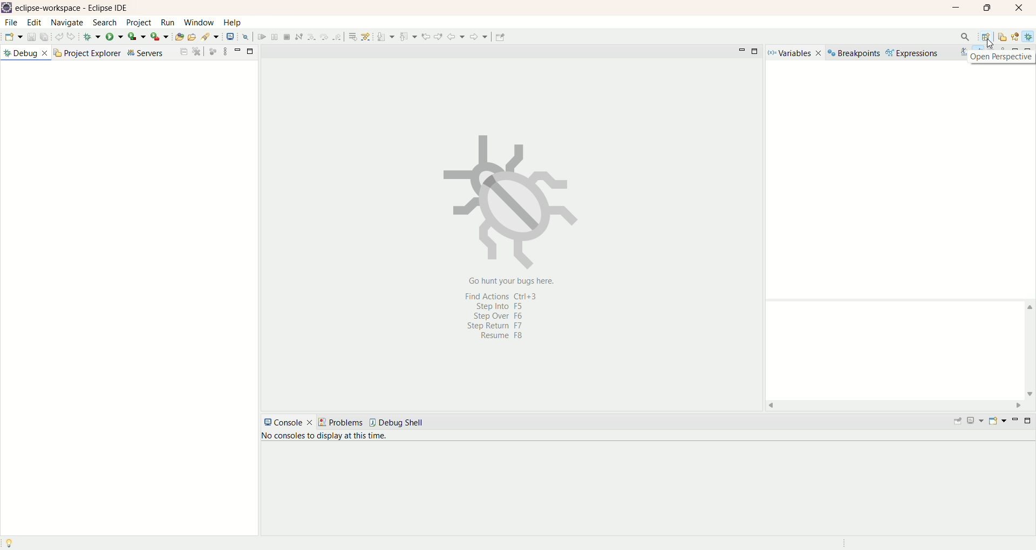 Image resolution: width=1036 pixels, height=550 pixels. Describe the element at coordinates (324, 38) in the screenshot. I see `skip all breakpoints` at that location.